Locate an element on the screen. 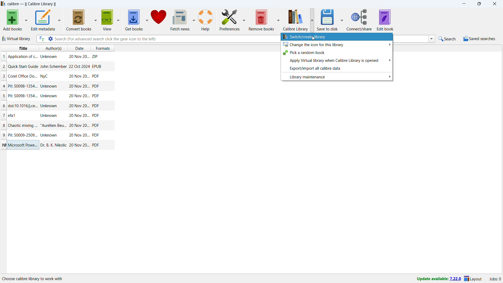 The width and height of the screenshot is (503, 283). get books options is located at coordinates (147, 20).